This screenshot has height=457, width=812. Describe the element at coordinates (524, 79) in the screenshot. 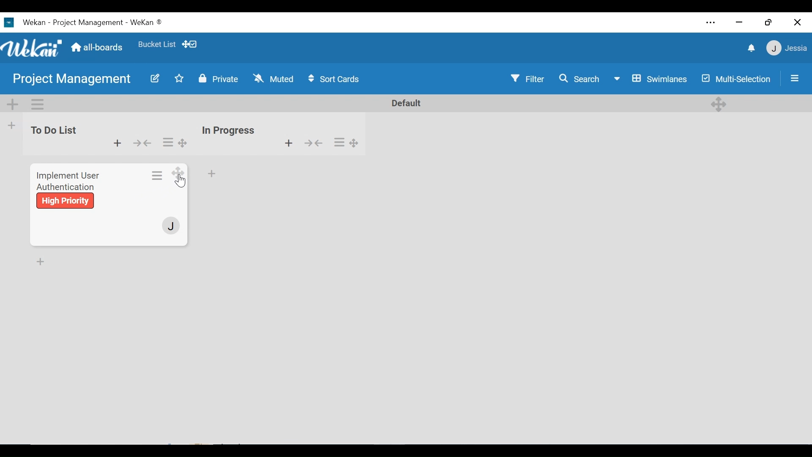

I see ` Filter` at that location.